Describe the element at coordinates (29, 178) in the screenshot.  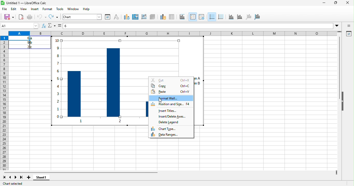
I see `new sheet` at that location.